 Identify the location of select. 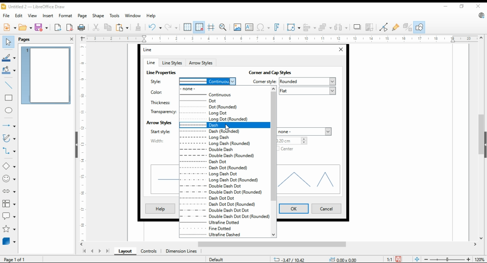
(8, 42).